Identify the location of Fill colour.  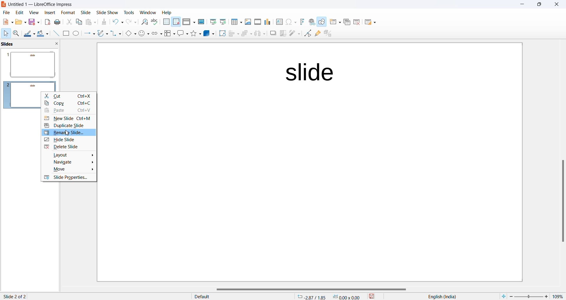
(42, 33).